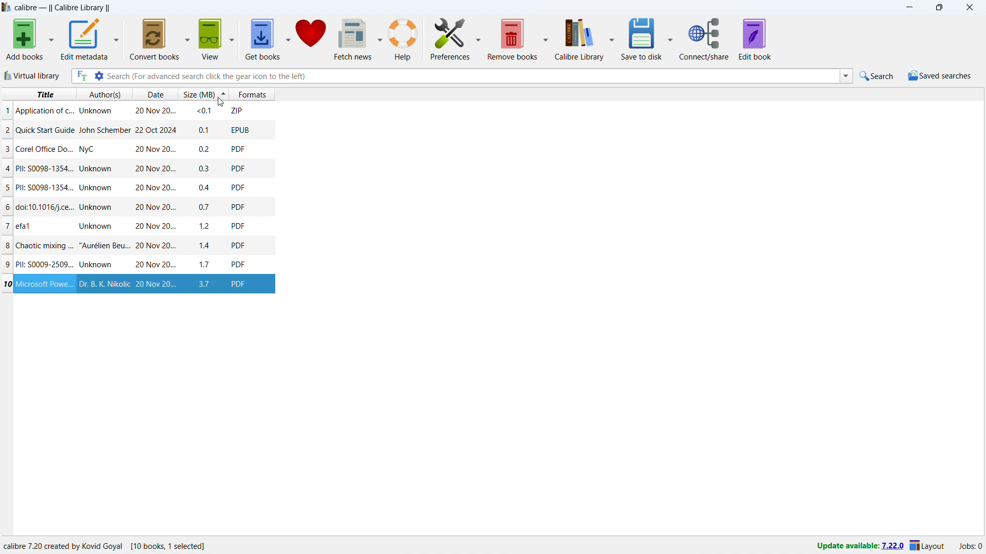  Describe the element at coordinates (927, 545) in the screenshot. I see `Layout` at that location.